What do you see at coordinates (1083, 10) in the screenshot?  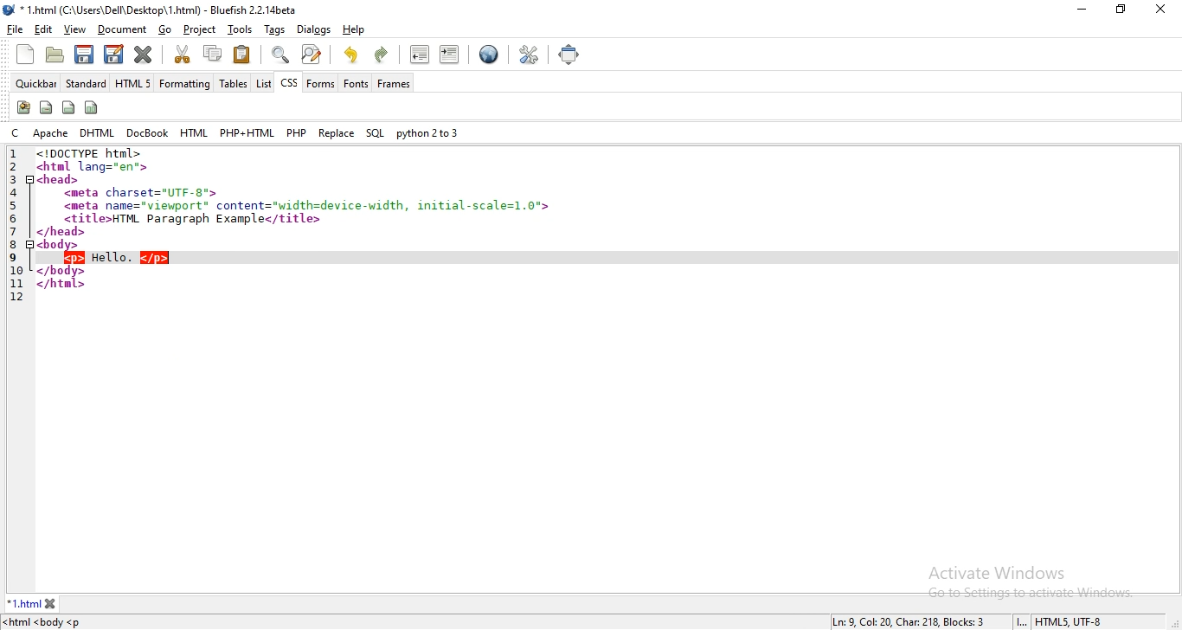 I see `minimize` at bounding box center [1083, 10].